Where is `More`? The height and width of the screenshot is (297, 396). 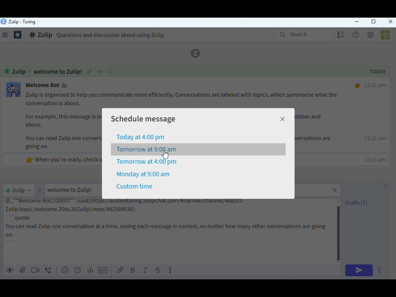 More is located at coordinates (171, 270).